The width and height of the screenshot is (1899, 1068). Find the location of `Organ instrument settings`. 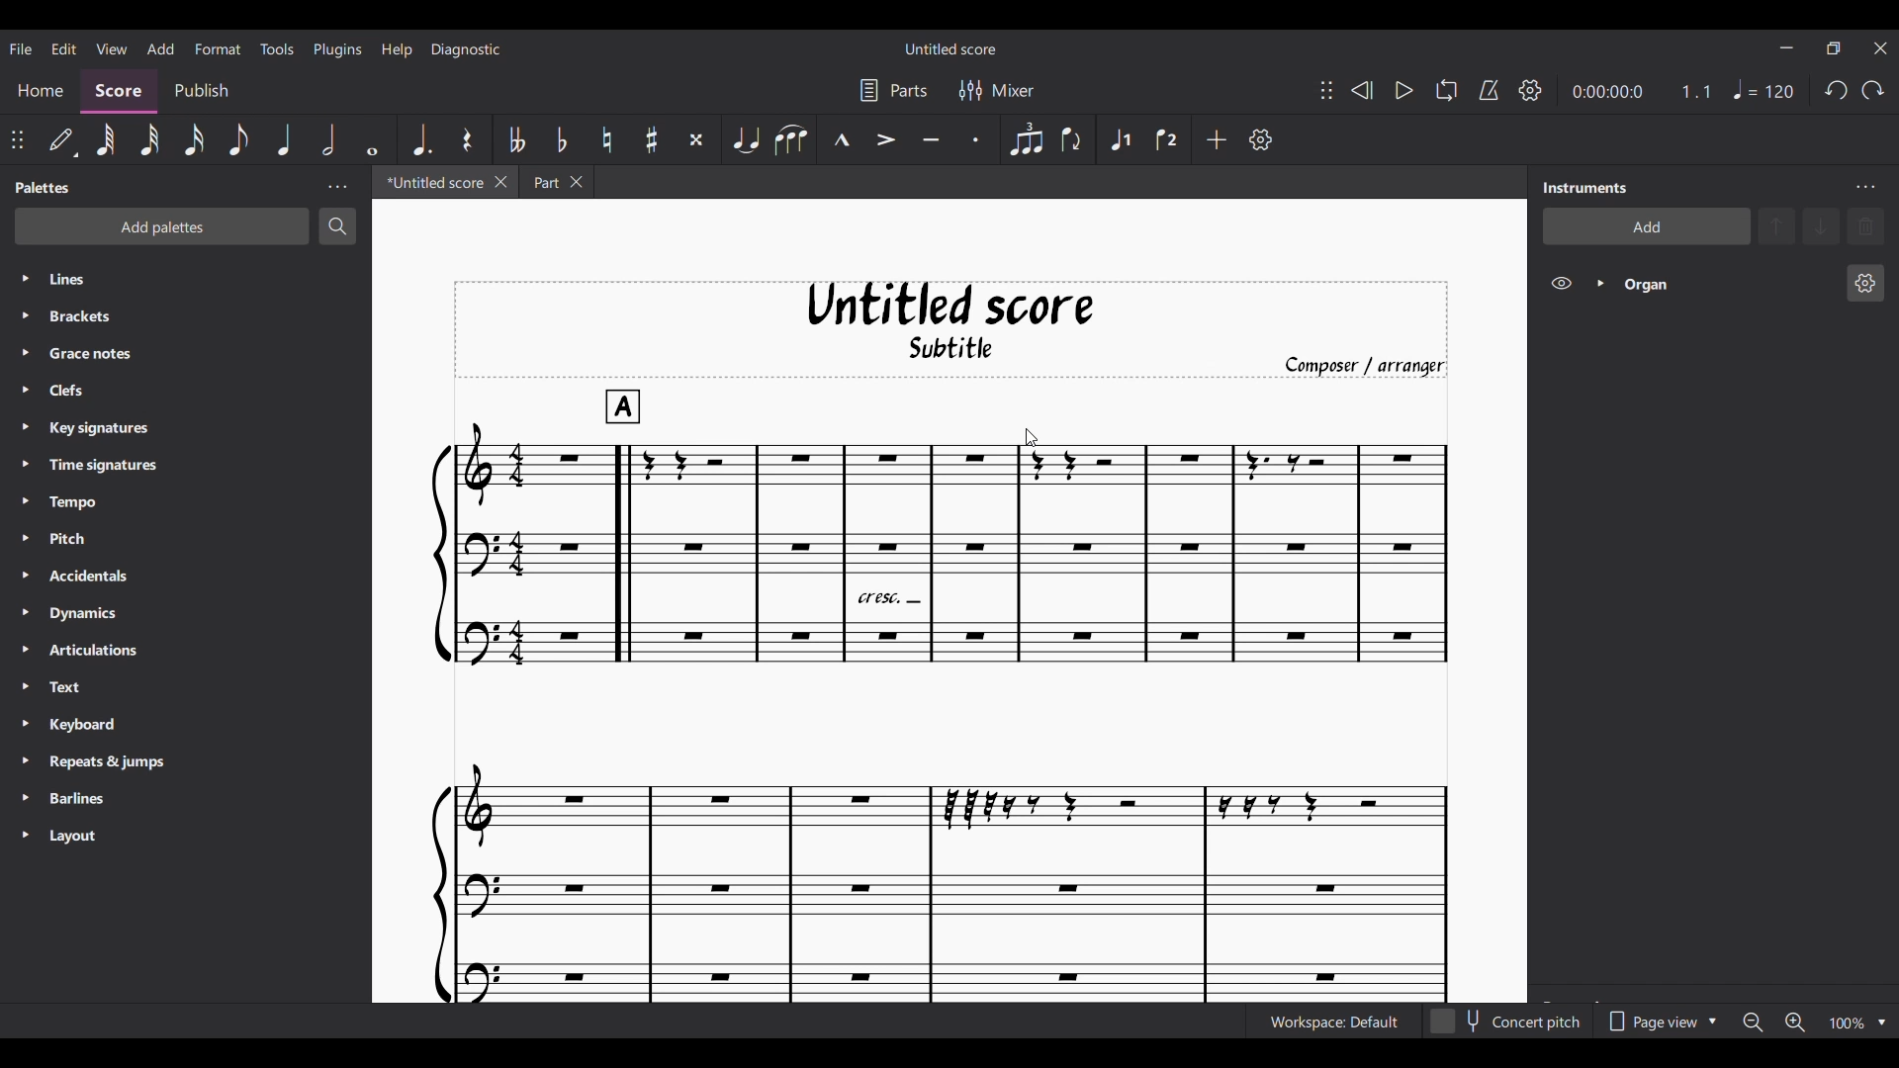

Organ instrument settings is located at coordinates (1865, 283).